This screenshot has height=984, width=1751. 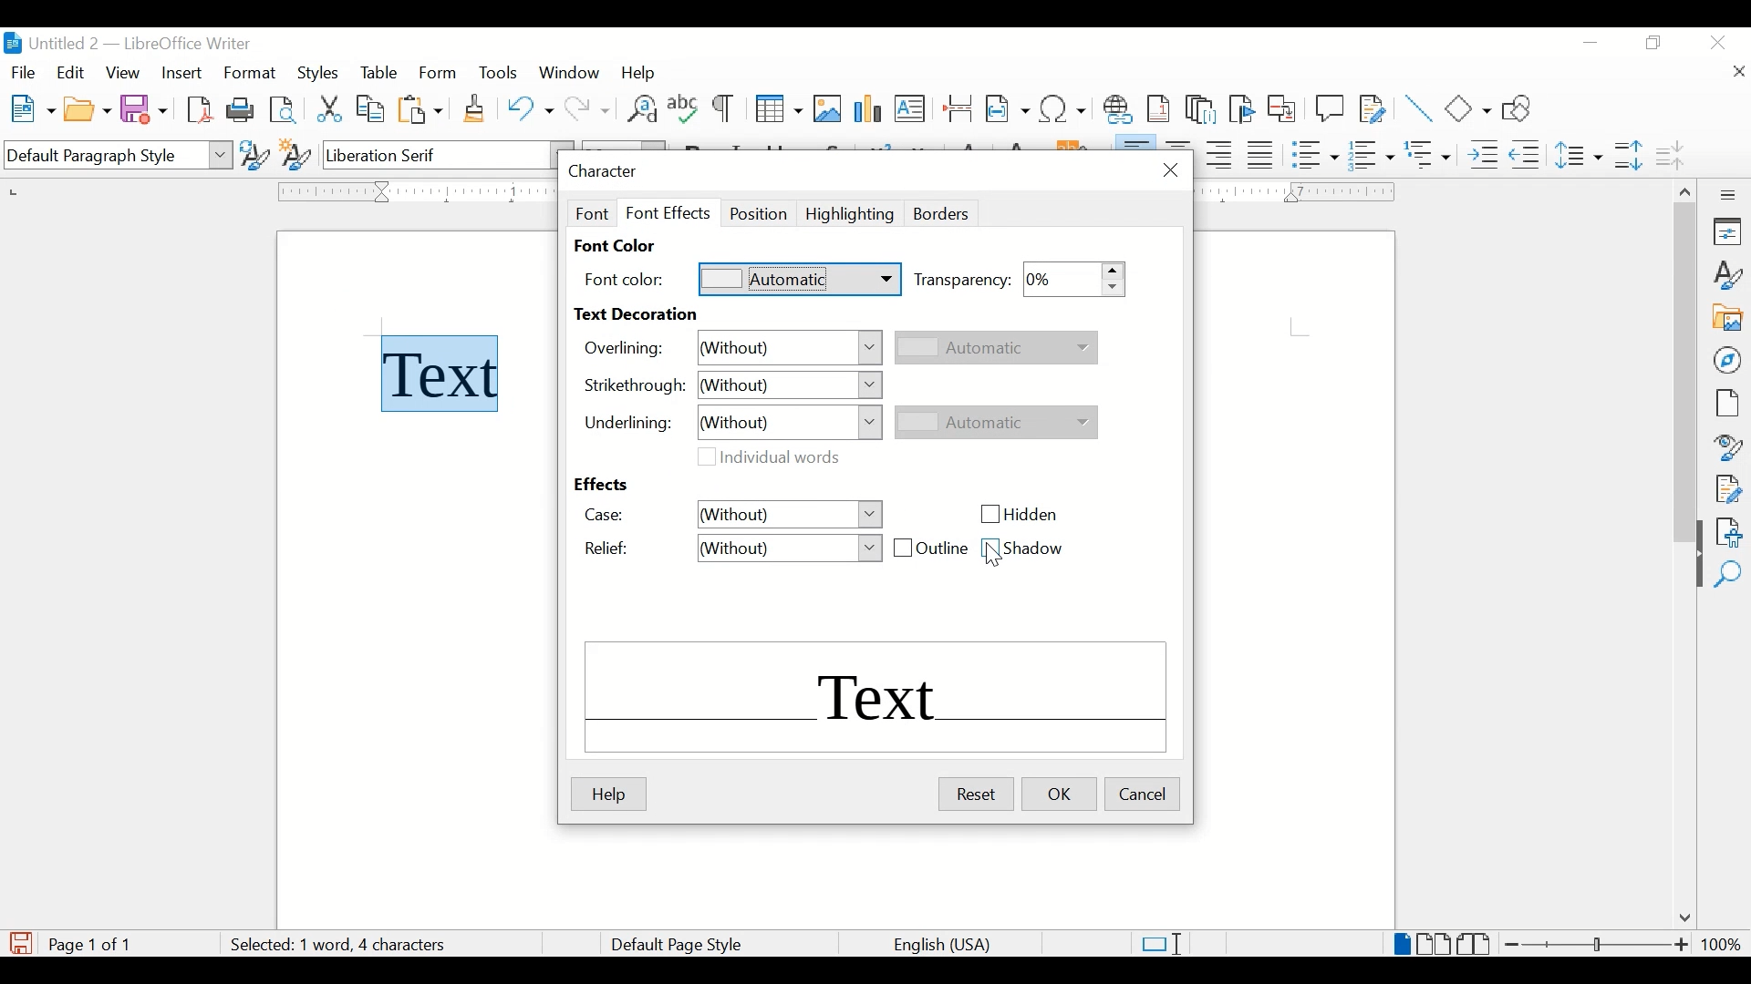 I want to click on without, so click(x=790, y=515).